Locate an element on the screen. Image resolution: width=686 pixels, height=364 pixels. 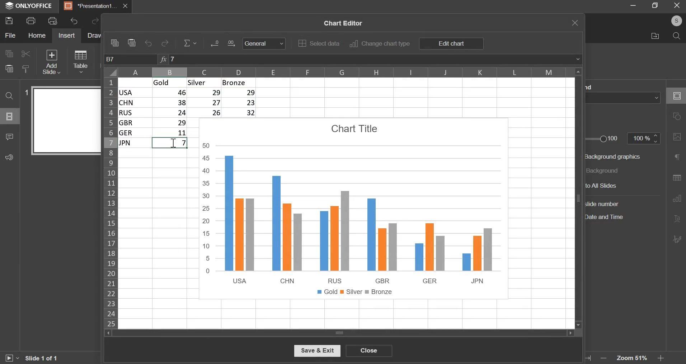
fit to width is located at coordinates (590, 356).